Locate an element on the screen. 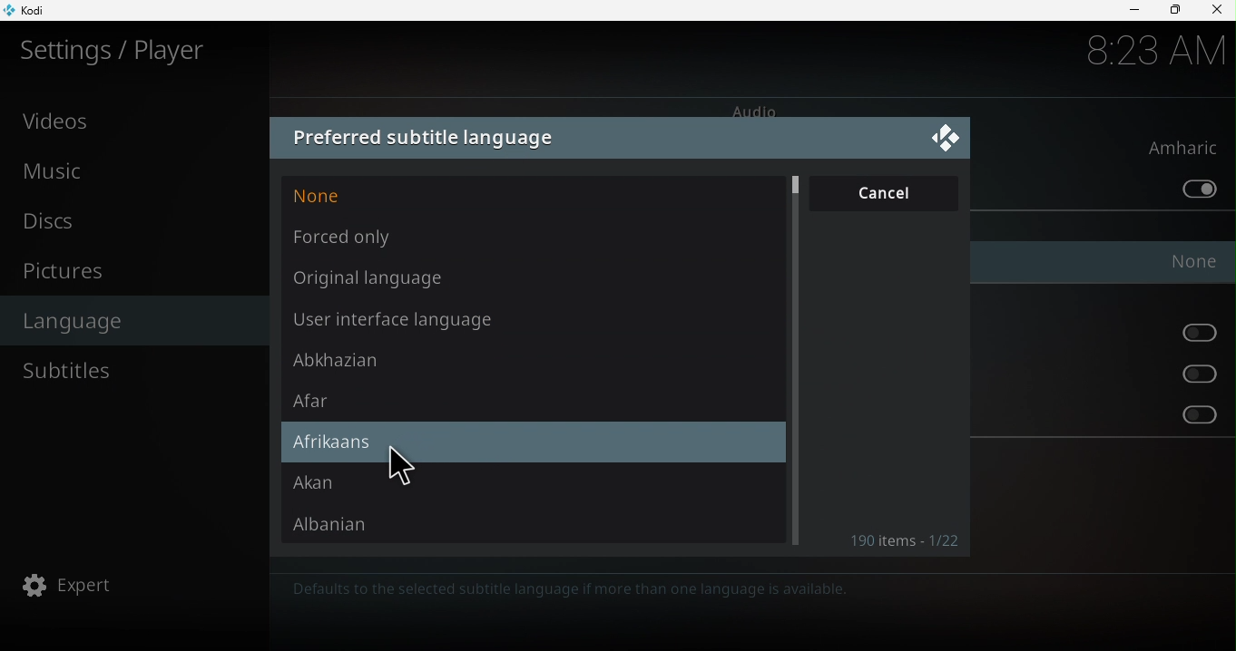  Preferred subtitle language is located at coordinates (430, 139).